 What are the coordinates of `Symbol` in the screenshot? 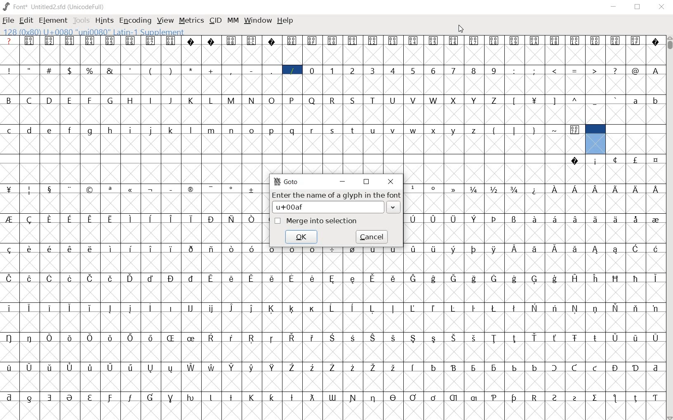 It's located at (535, 189).